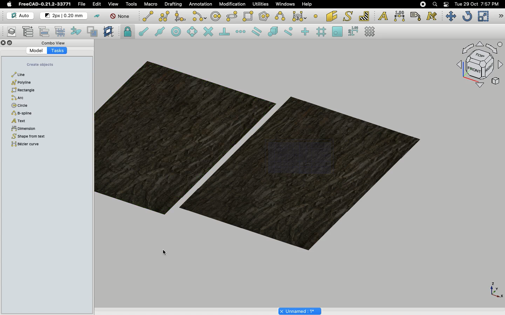 The image size is (505, 315). I want to click on Snap center, so click(178, 31).